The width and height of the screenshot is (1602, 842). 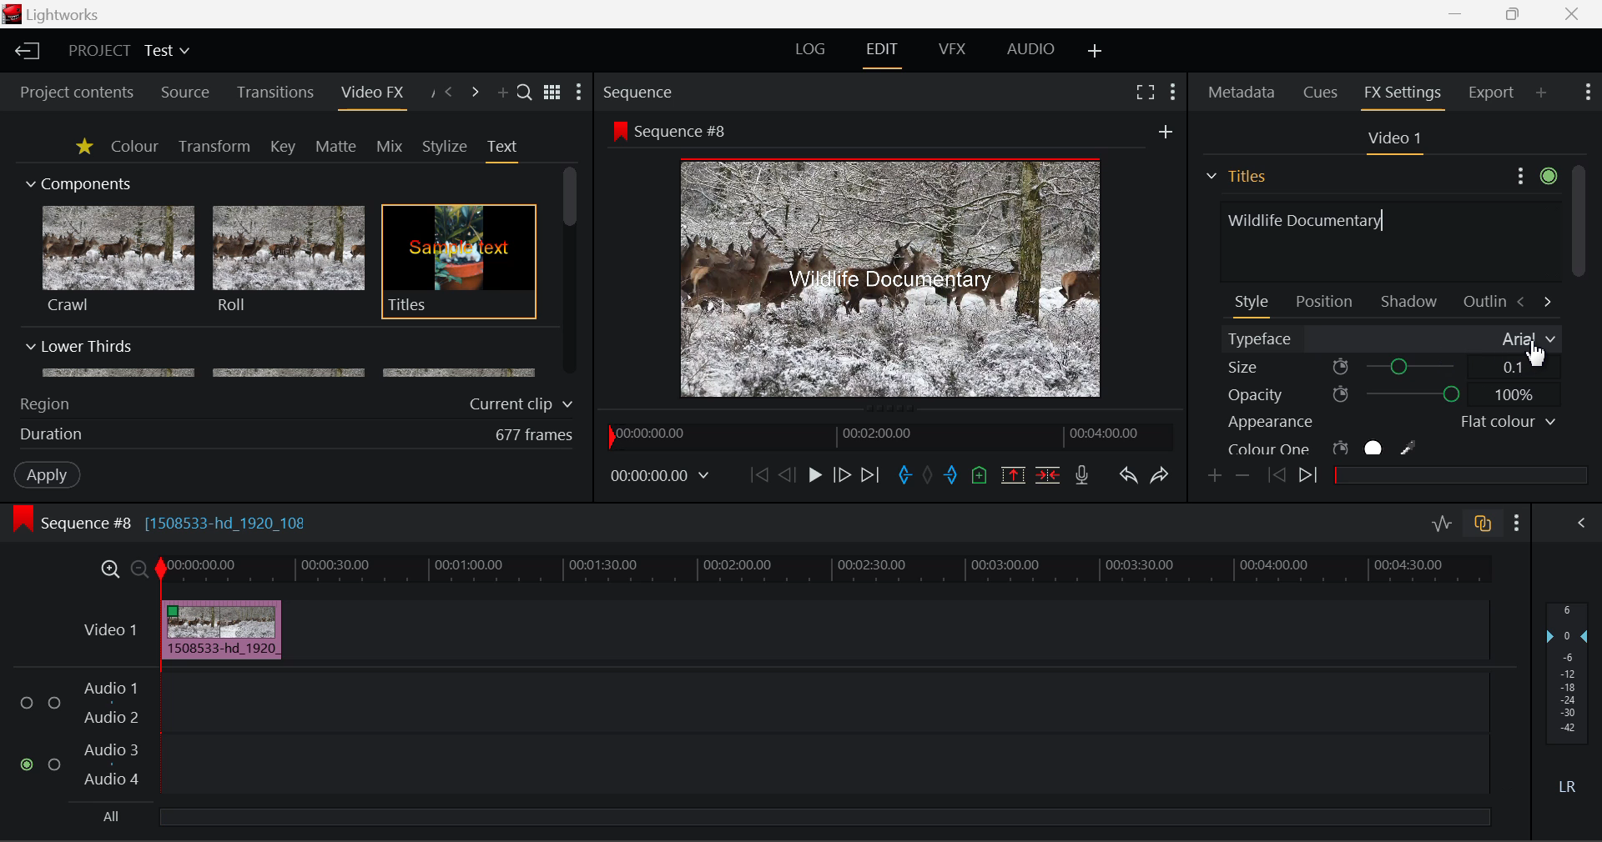 I want to click on Outline, so click(x=1482, y=299).